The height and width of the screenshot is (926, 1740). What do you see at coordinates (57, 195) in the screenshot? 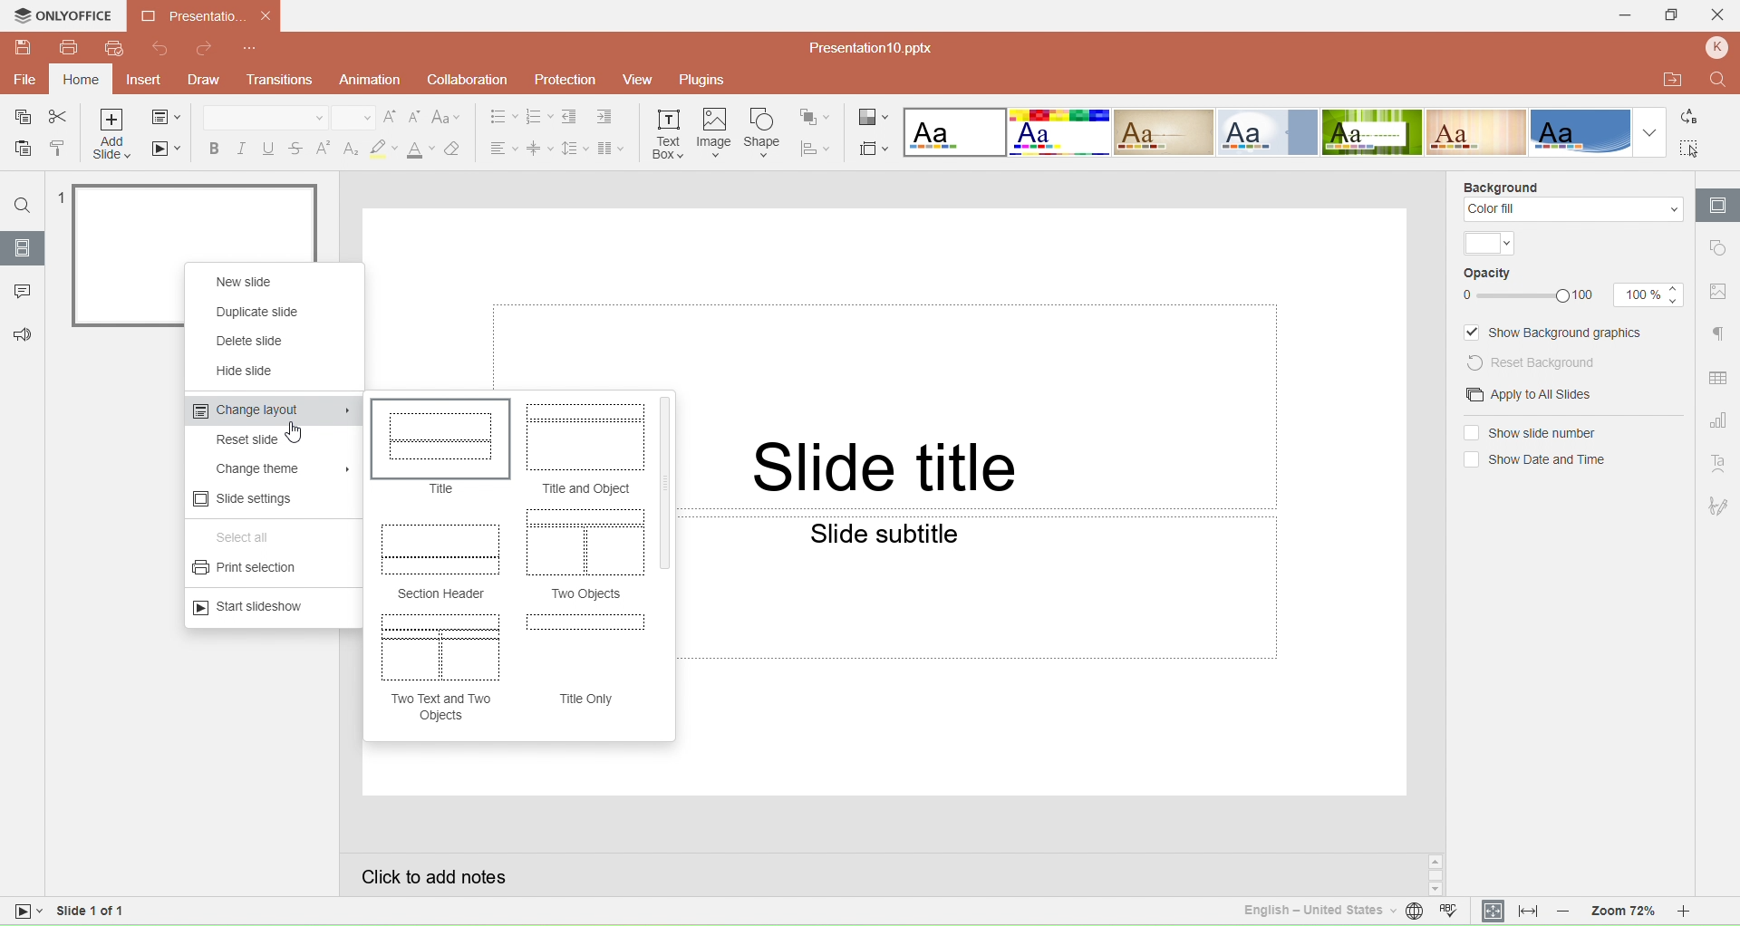
I see `1` at bounding box center [57, 195].